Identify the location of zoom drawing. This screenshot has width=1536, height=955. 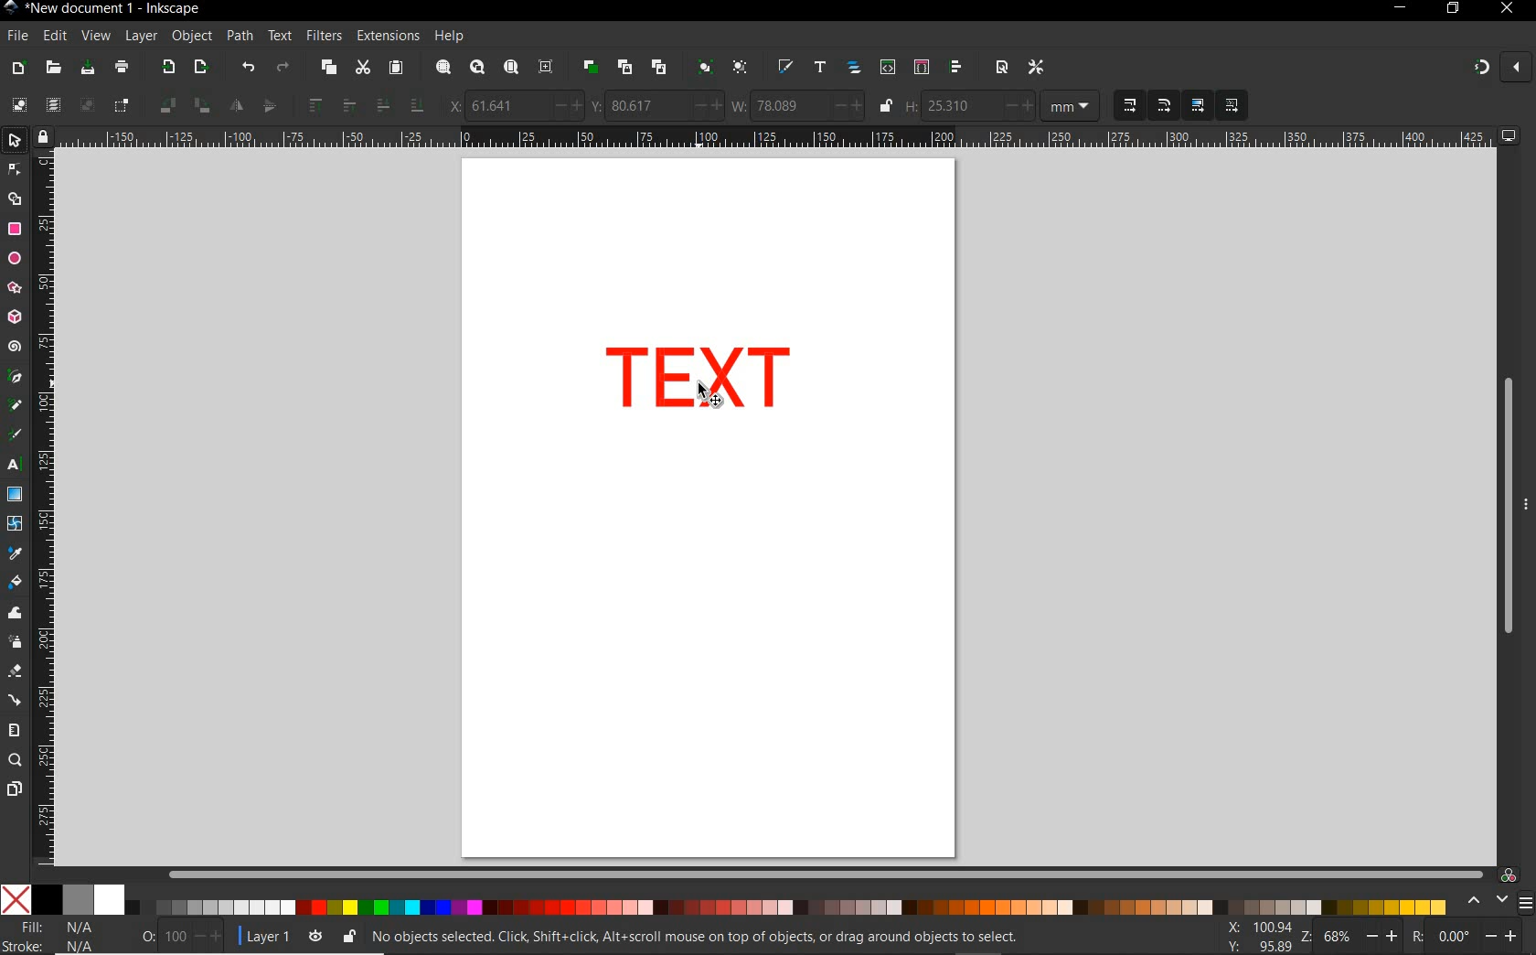
(476, 70).